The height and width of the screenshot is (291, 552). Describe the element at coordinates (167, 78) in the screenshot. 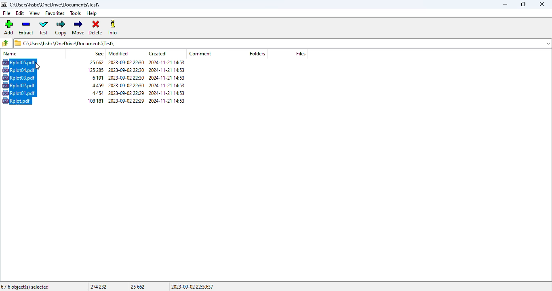

I see `created date & time` at that location.